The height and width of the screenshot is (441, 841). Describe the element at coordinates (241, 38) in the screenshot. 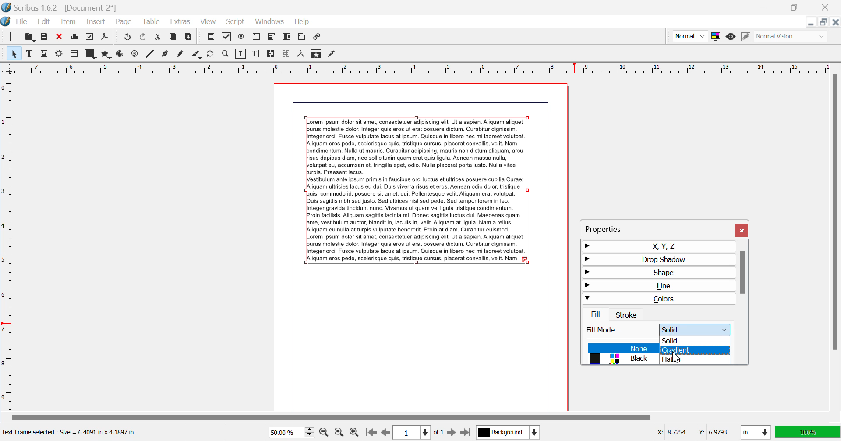

I see `Pdf Radio Button` at that location.